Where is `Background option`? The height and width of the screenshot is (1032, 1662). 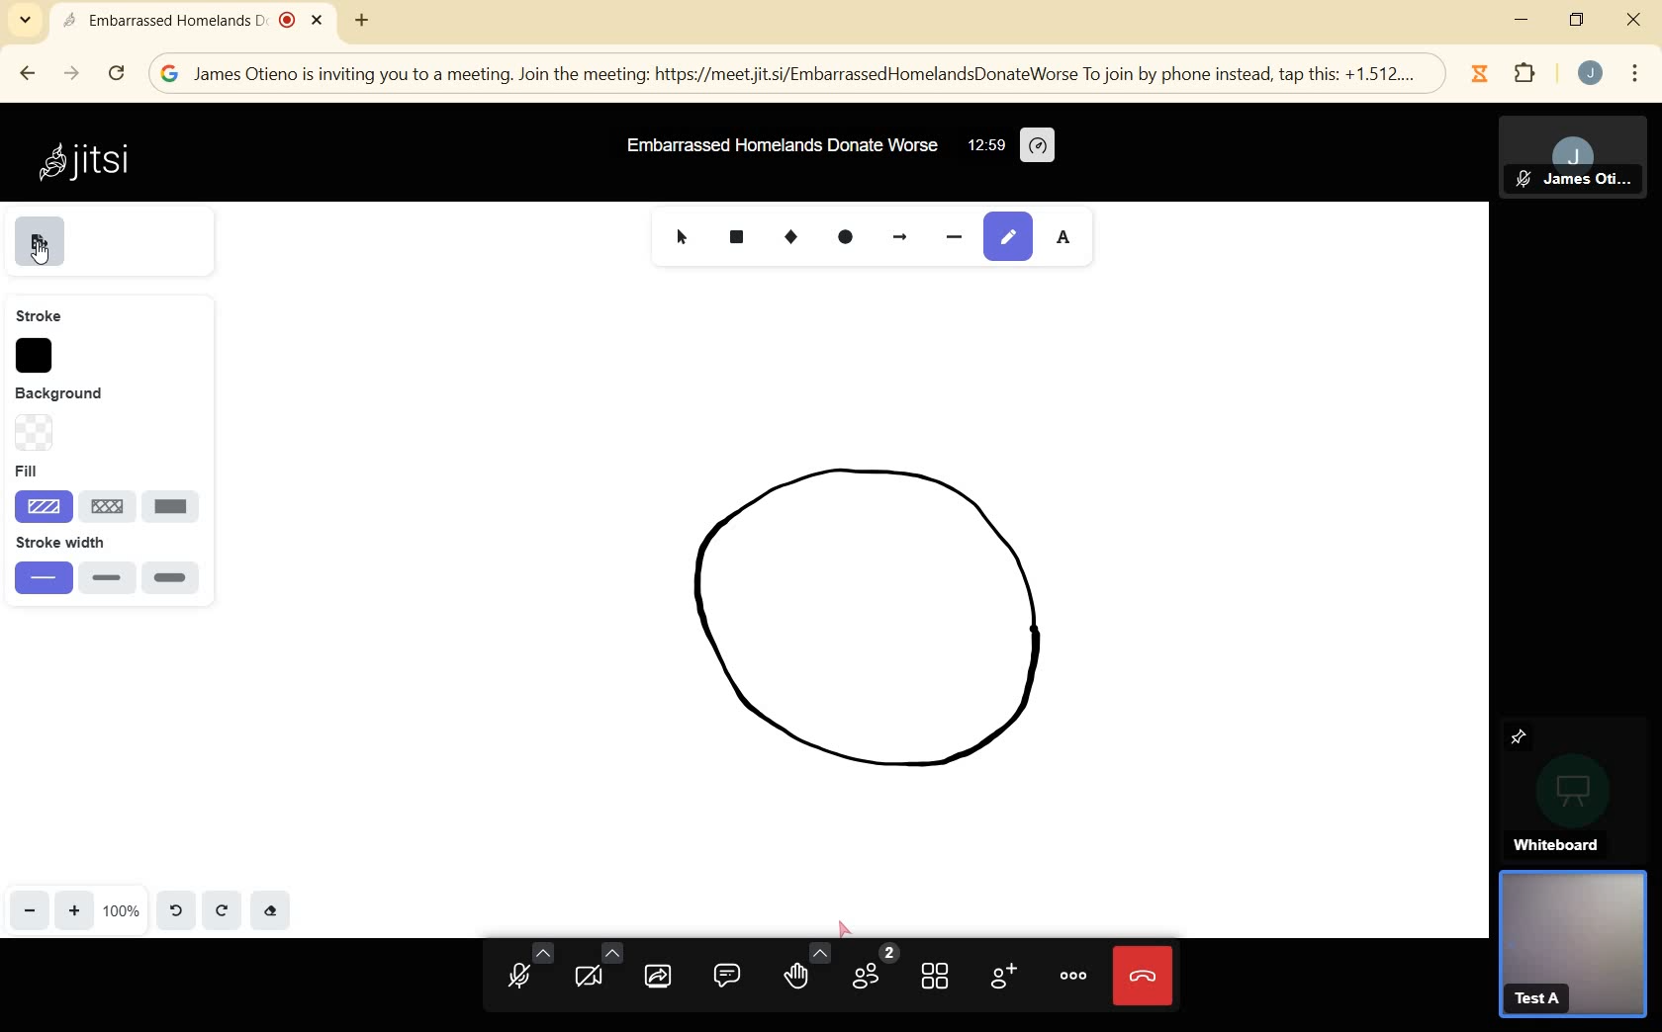
Background option is located at coordinates (36, 434).